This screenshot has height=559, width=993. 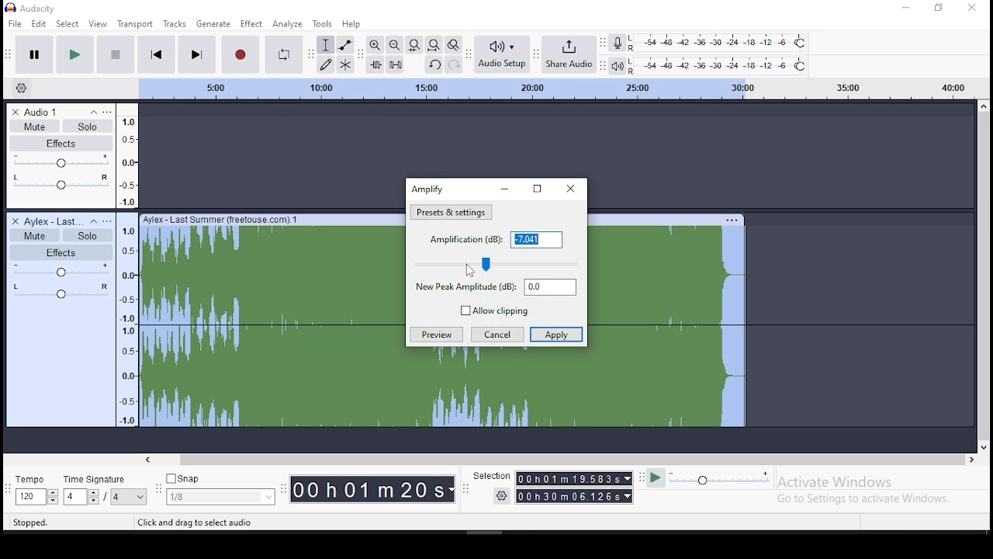 What do you see at coordinates (61, 144) in the screenshot?
I see `effects` at bounding box center [61, 144].